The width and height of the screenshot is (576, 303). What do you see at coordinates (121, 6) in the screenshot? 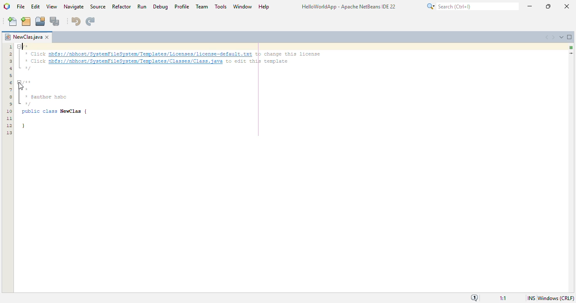
I see `refactor` at bounding box center [121, 6].